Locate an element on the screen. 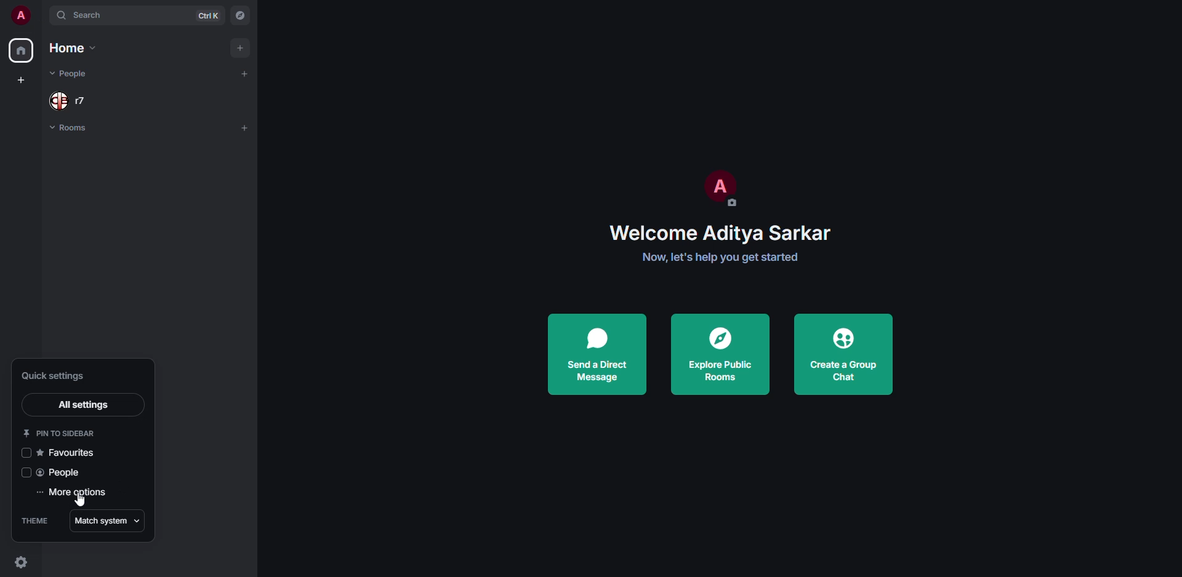 This screenshot has height=577, width=1182. people is located at coordinates (60, 472).